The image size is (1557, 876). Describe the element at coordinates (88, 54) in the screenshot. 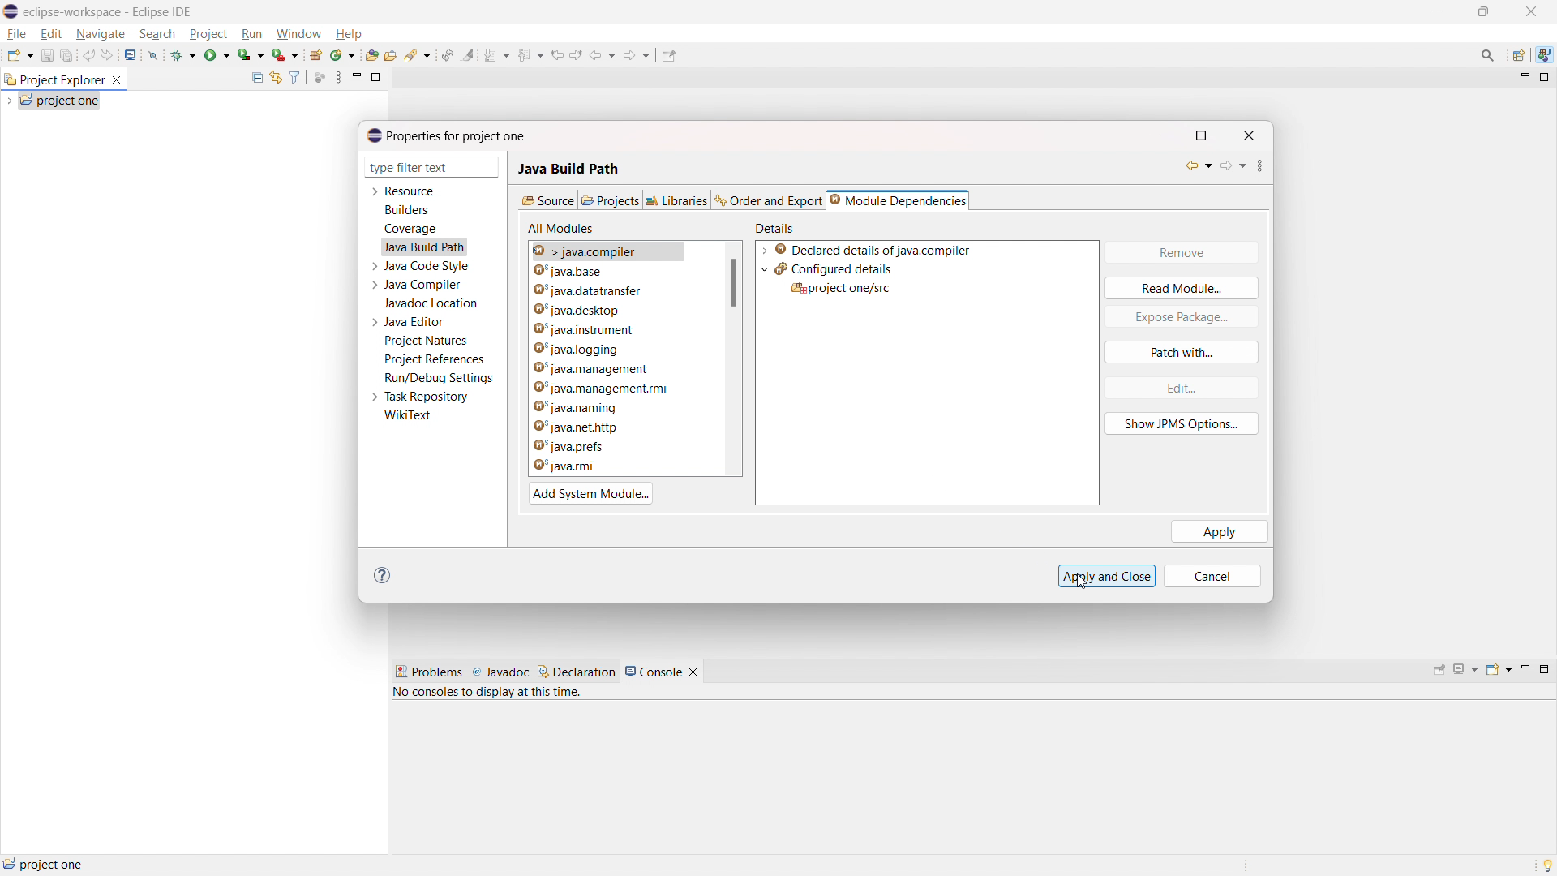

I see `undo` at that location.